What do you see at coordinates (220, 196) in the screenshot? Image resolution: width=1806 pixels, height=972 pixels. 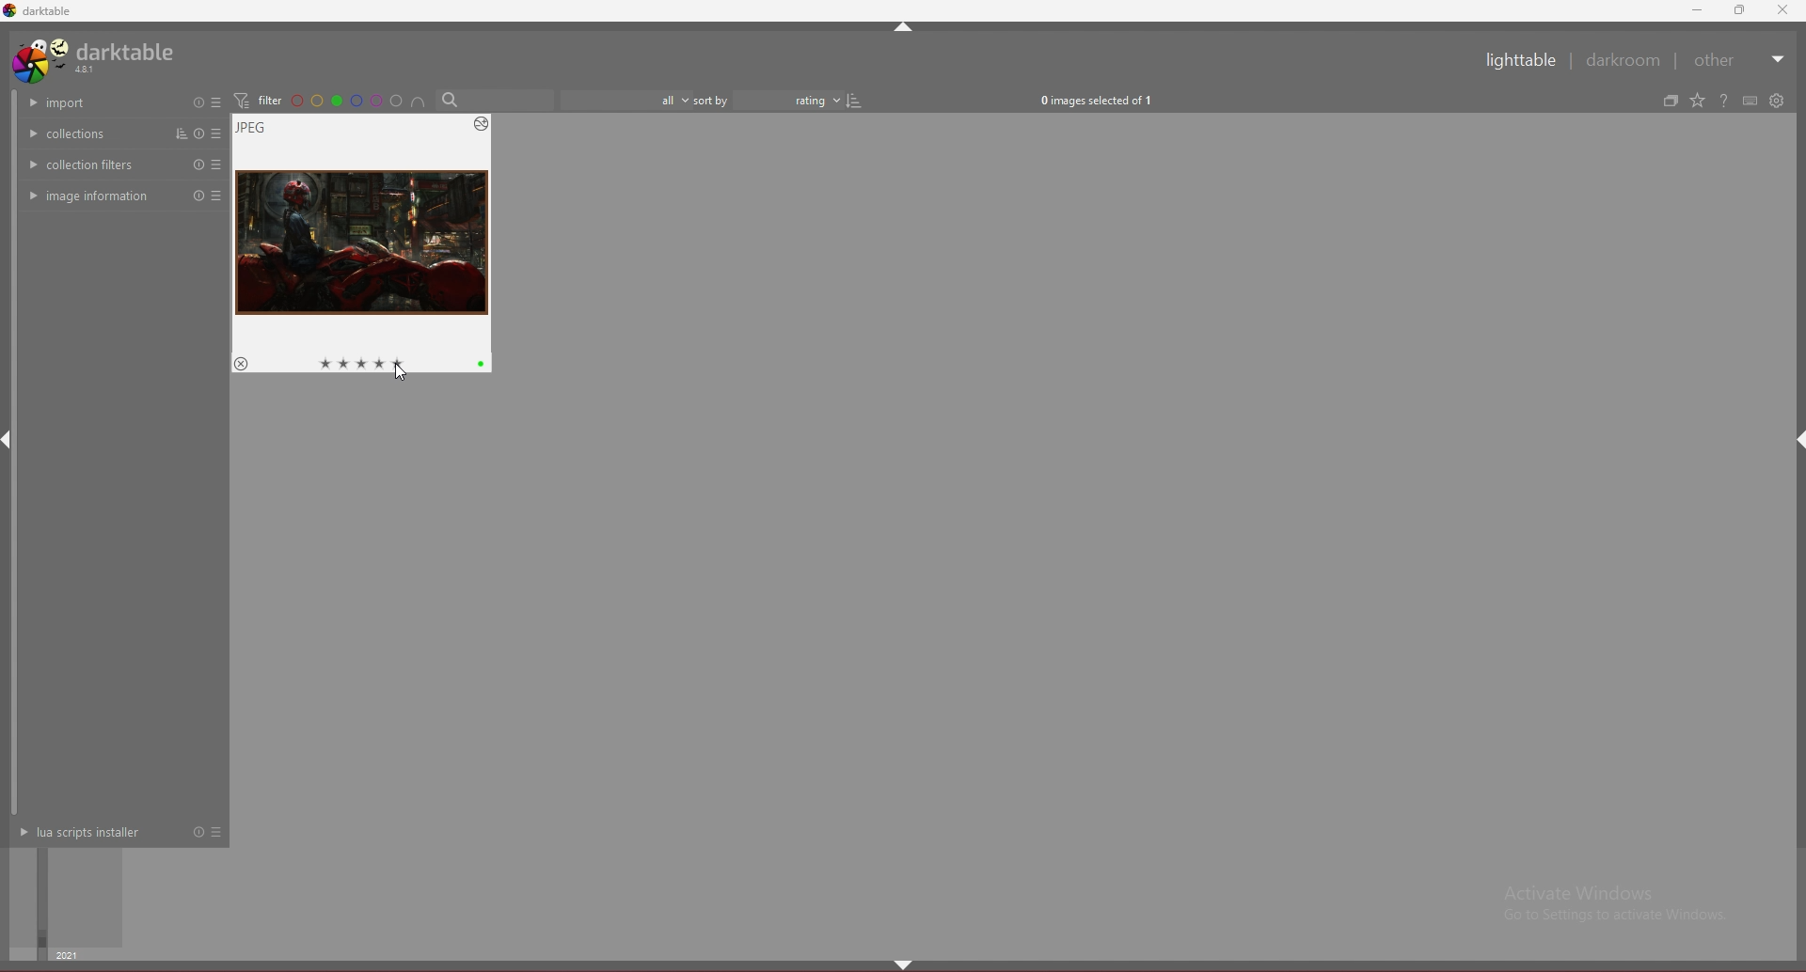 I see `preset` at bounding box center [220, 196].